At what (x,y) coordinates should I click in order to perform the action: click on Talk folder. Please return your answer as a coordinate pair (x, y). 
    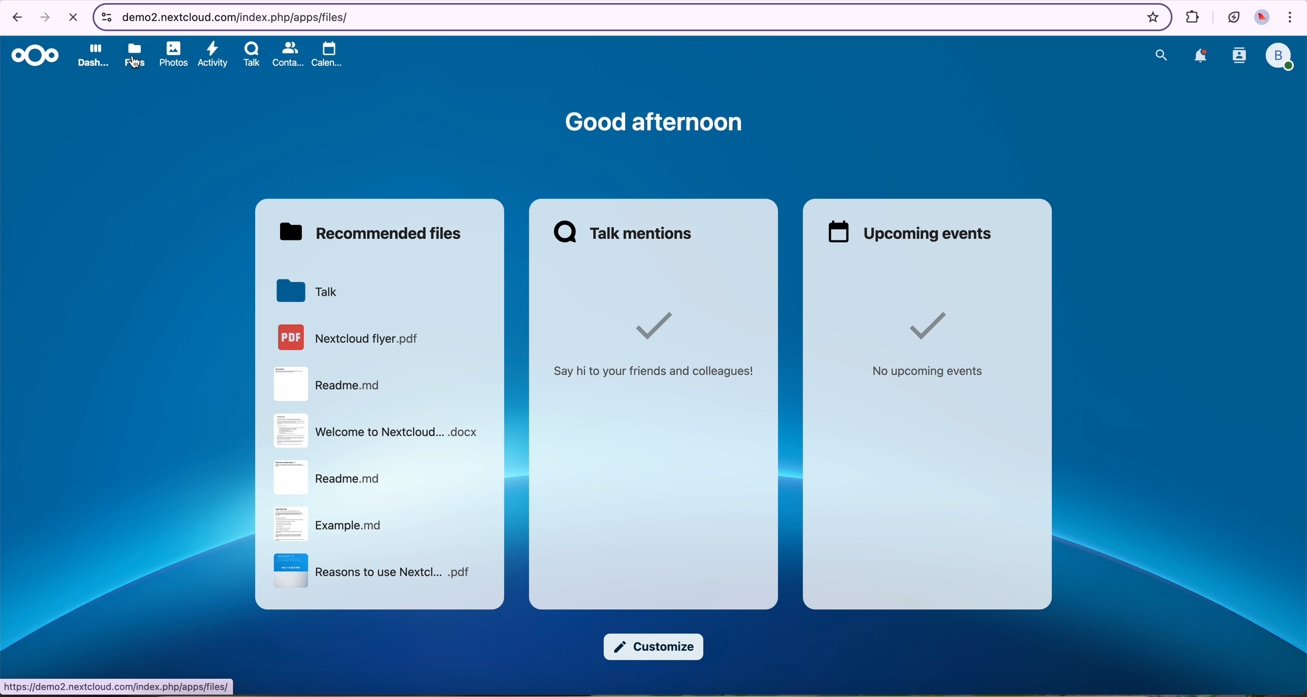
    Looking at the image, I should click on (308, 290).